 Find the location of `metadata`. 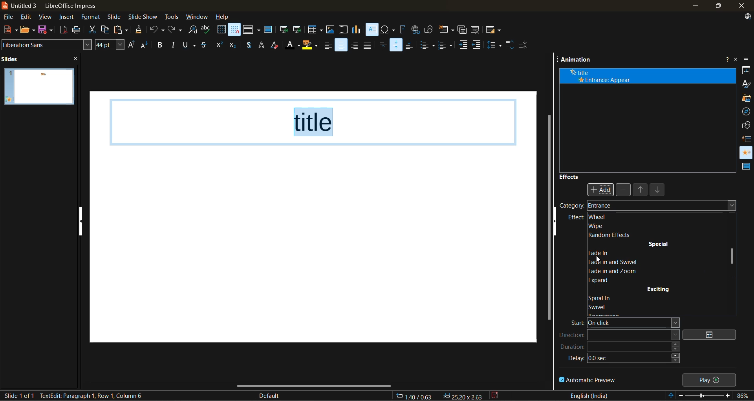

metadata is located at coordinates (96, 396).